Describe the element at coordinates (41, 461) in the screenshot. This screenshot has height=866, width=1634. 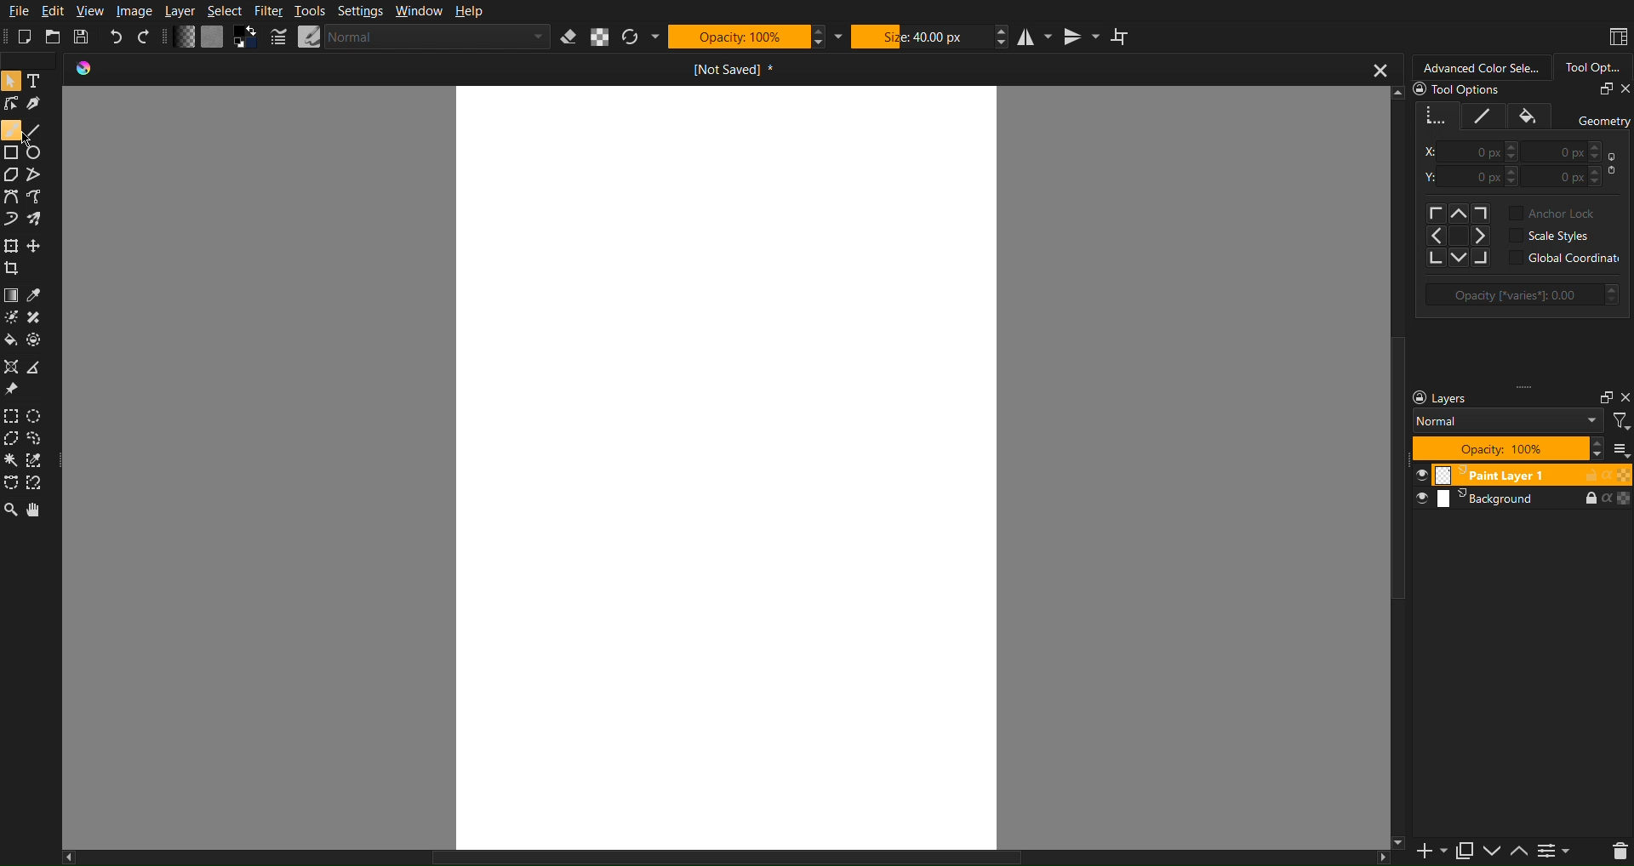
I see `Picker Marquee` at that location.